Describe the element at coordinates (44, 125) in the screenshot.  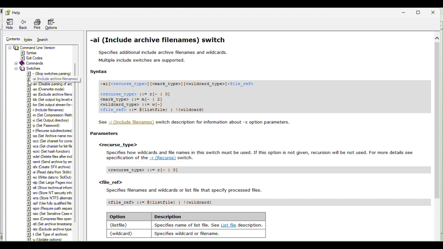
I see `Set Password` at that location.